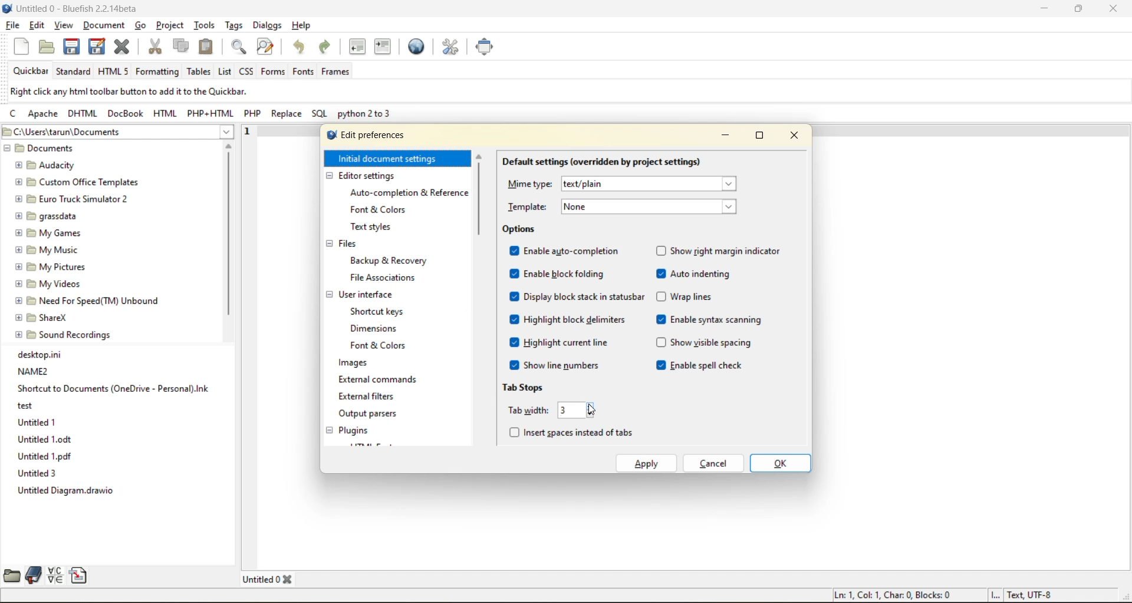 Image resolution: width=1132 pixels, height=603 pixels. I want to click on @ [5 My Games, so click(47, 232).